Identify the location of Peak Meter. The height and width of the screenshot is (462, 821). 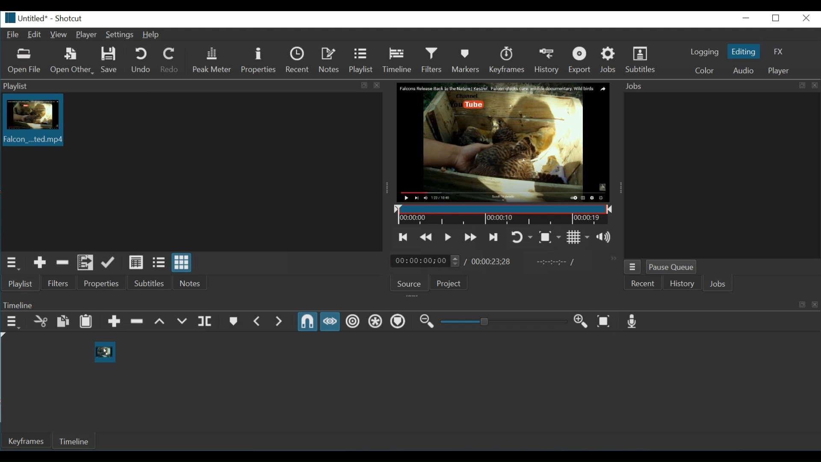
(213, 60).